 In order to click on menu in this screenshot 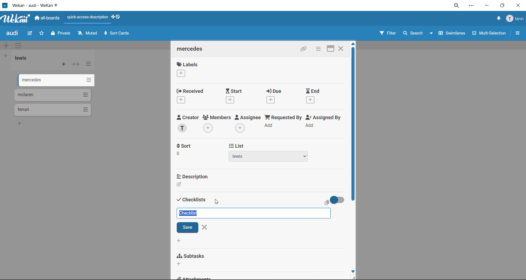, I will do `click(516, 19)`.